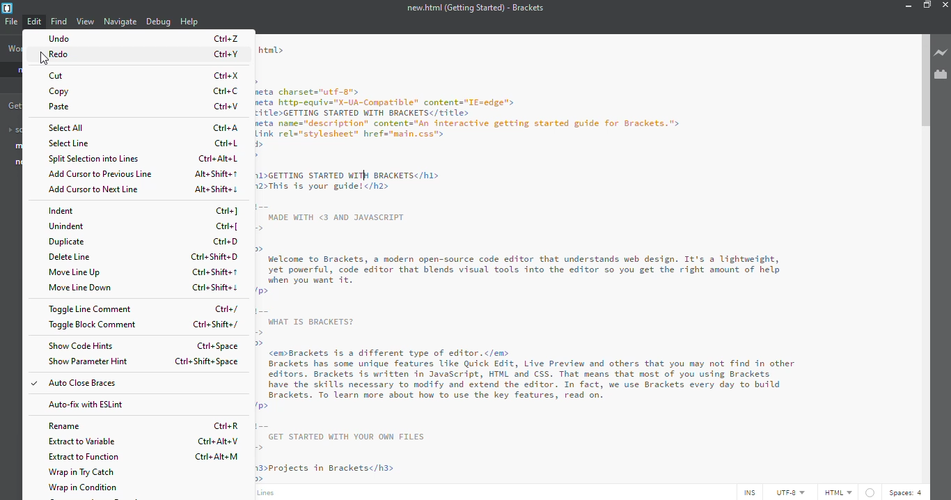  Describe the element at coordinates (228, 227) in the screenshot. I see `ctrl+[` at that location.